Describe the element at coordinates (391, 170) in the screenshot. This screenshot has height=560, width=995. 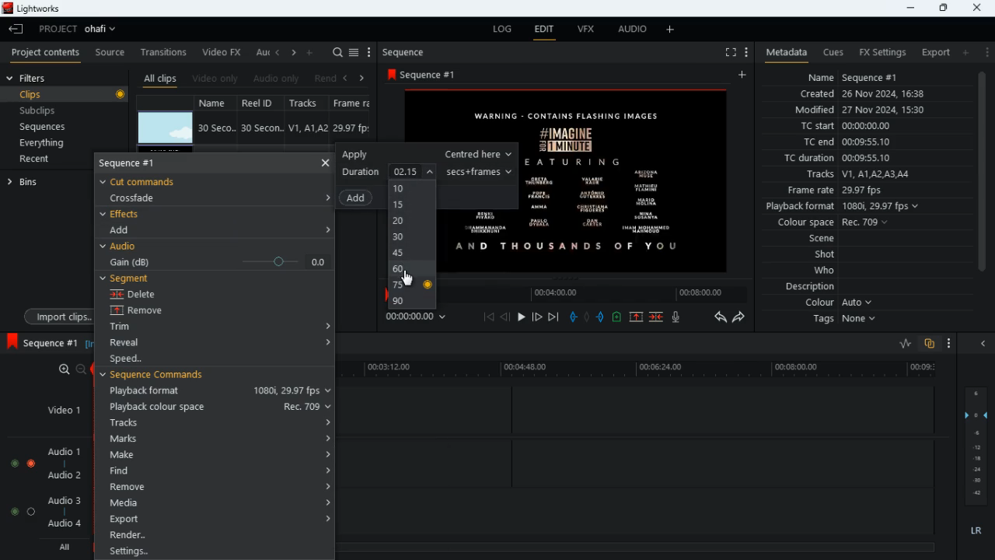
I see `duration` at that location.